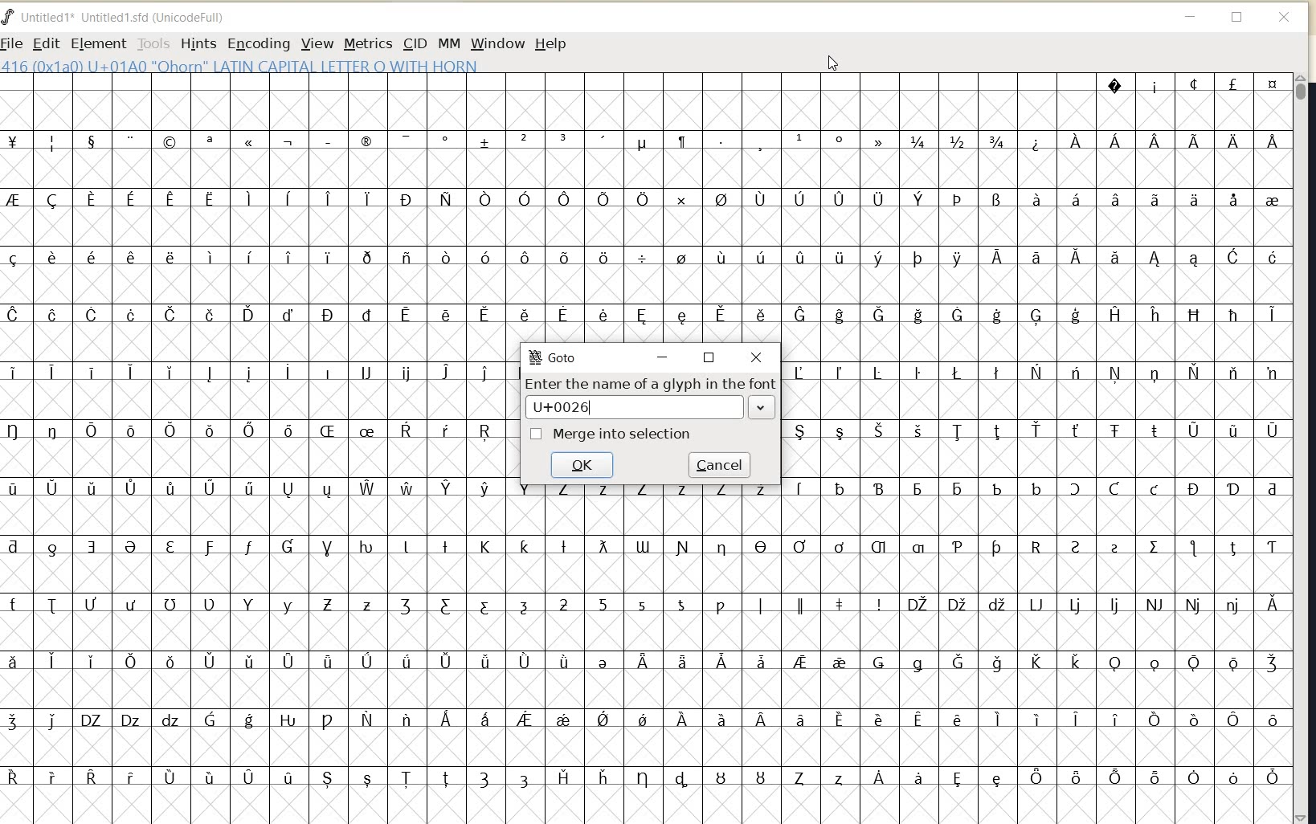 The image size is (1316, 824). I want to click on fontforge logo, so click(8, 19).